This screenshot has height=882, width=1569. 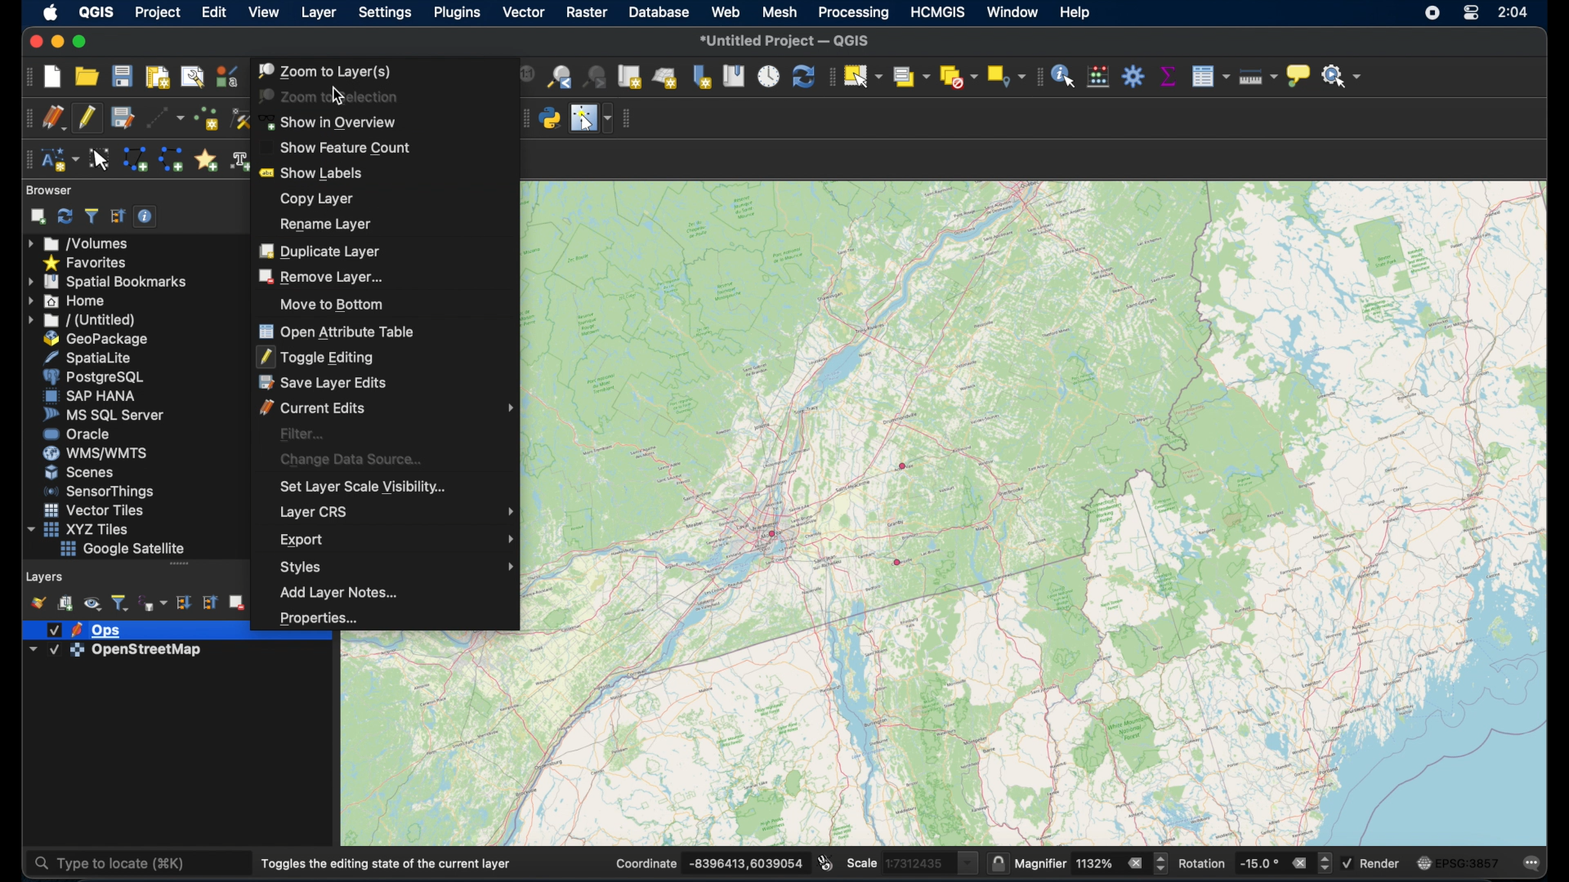 What do you see at coordinates (394, 567) in the screenshot?
I see `styles menu` at bounding box center [394, 567].